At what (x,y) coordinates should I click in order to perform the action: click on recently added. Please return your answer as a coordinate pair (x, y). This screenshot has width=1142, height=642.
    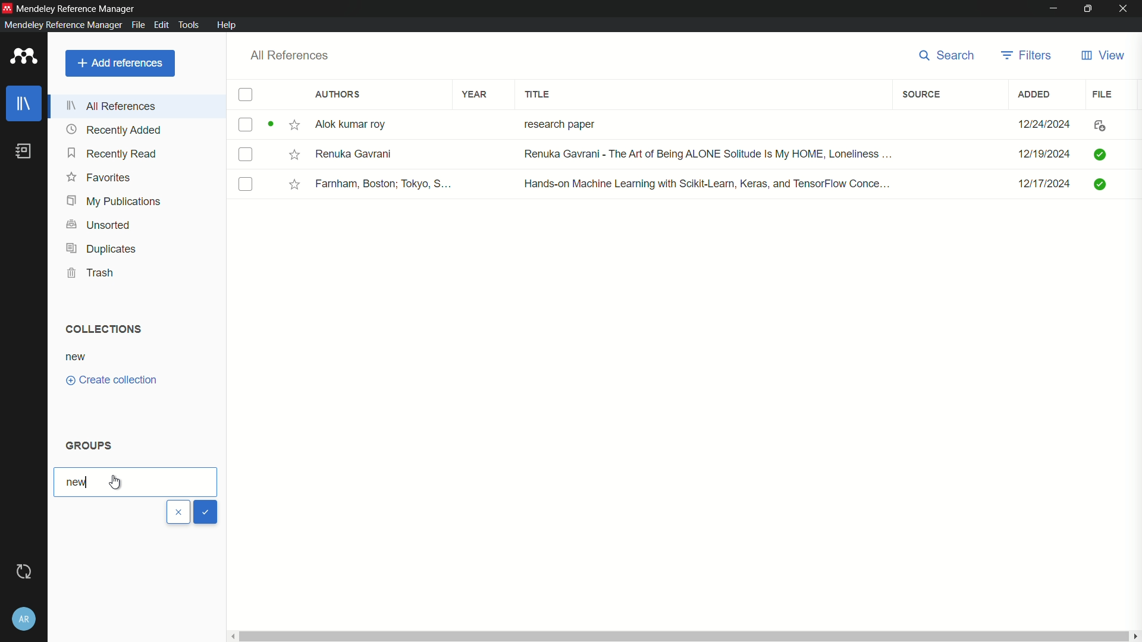
    Looking at the image, I should click on (114, 130).